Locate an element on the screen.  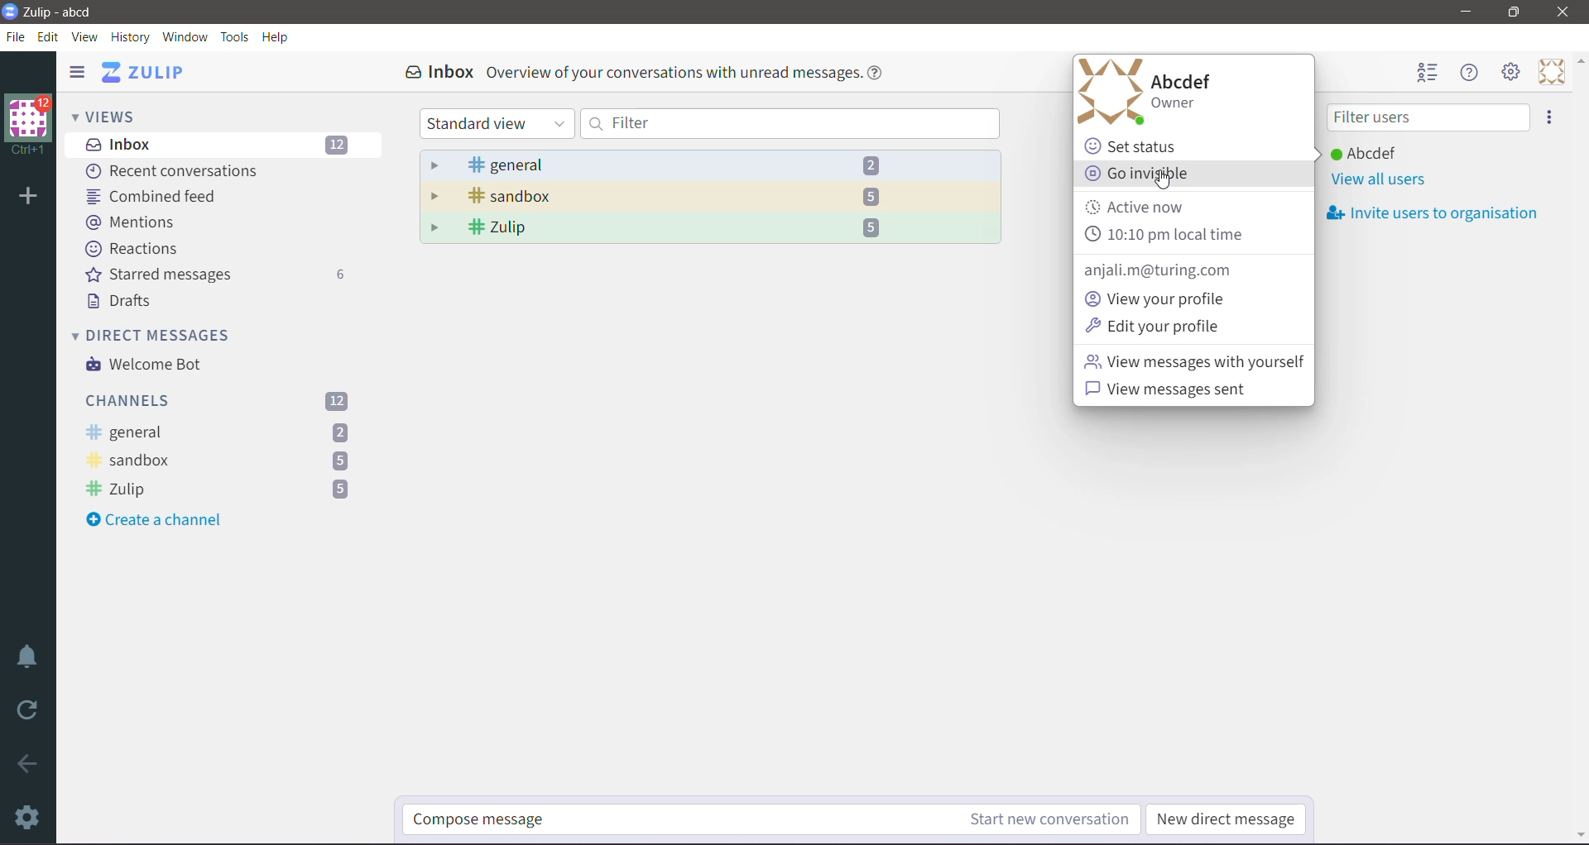
cursor is located at coordinates (1169, 182).